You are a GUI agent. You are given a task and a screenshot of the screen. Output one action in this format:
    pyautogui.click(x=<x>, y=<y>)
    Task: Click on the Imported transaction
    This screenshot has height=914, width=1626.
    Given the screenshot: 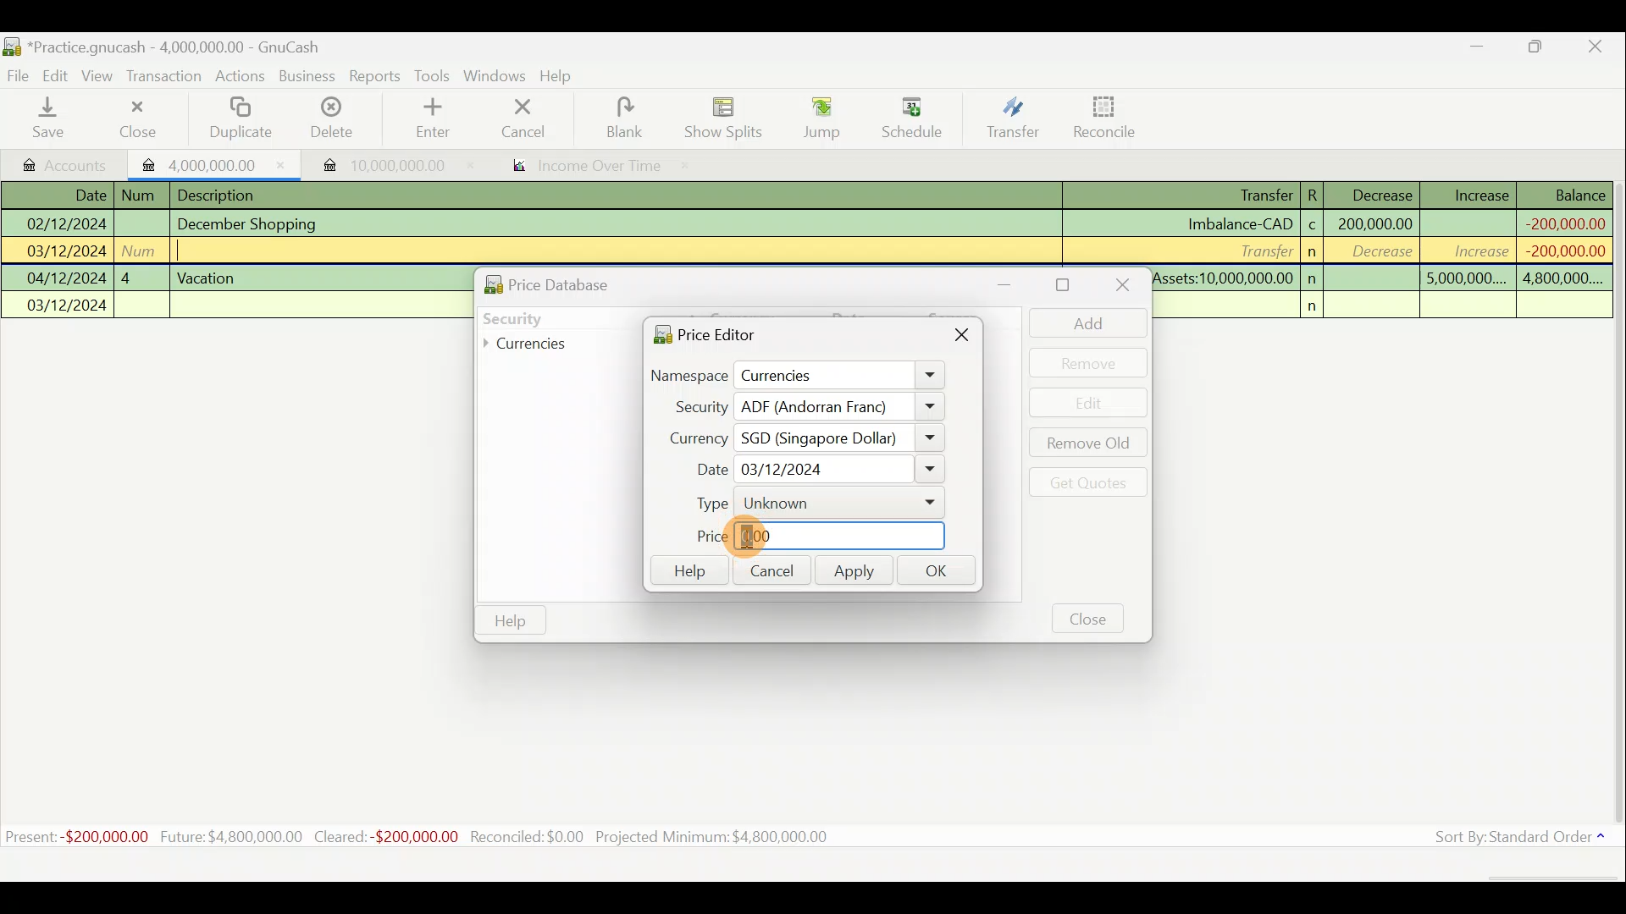 What is the action you would take?
    pyautogui.click(x=373, y=161)
    